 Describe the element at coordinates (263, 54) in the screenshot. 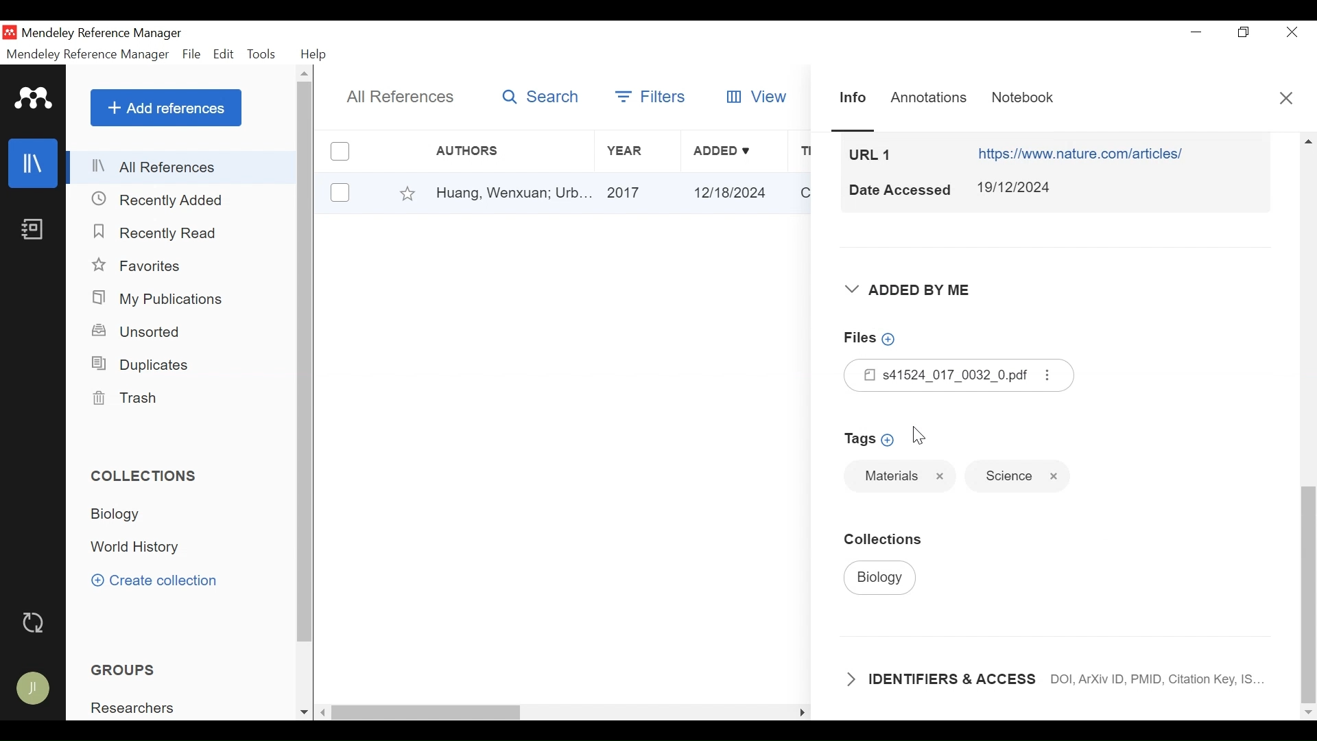

I see `Tools` at that location.